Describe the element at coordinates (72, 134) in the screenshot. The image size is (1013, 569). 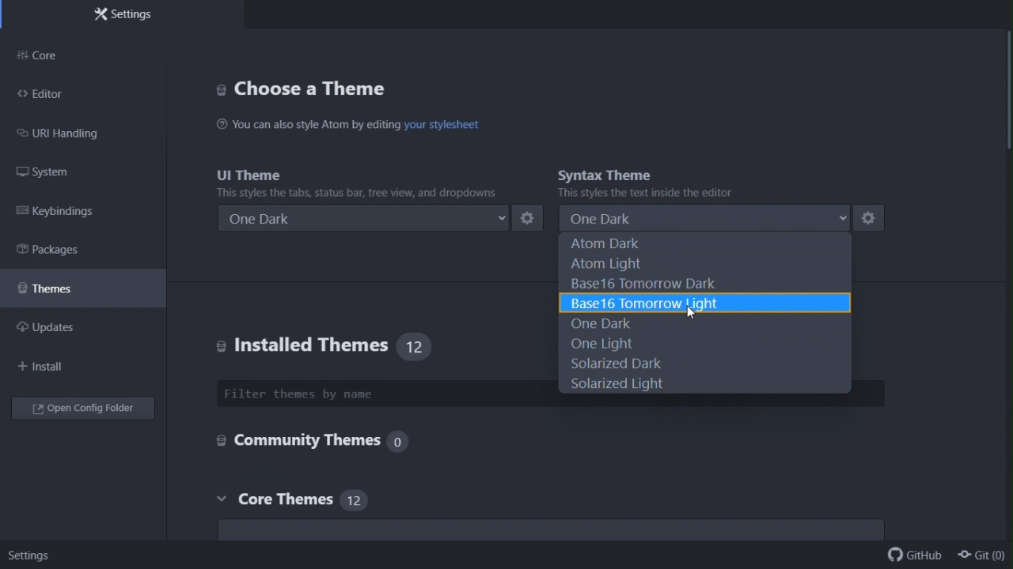
I see `URI handling` at that location.